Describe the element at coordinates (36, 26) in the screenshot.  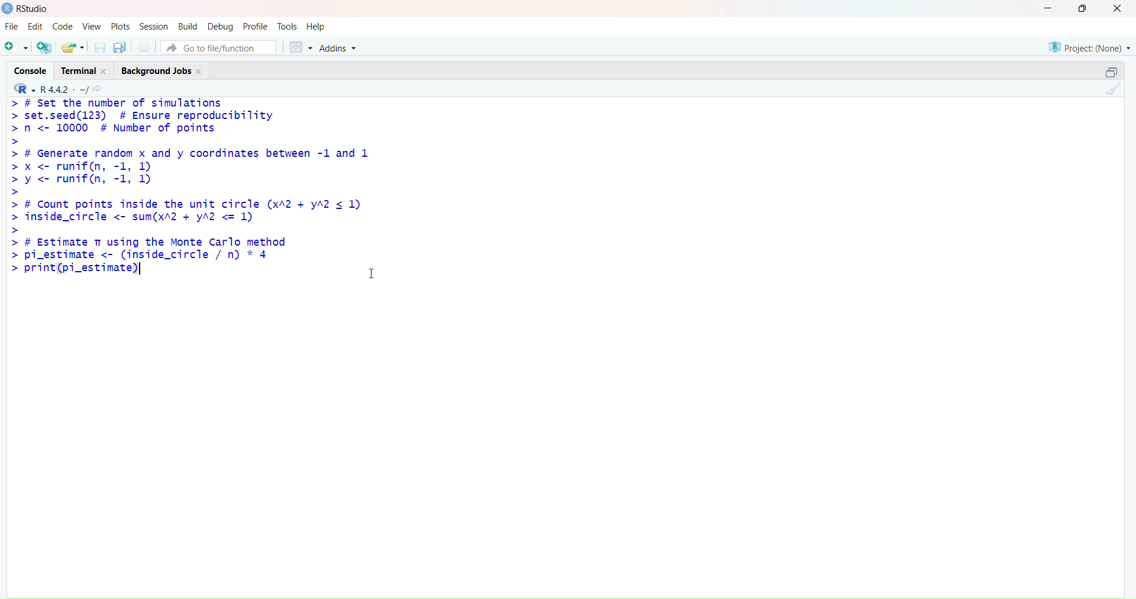
I see `Edit` at that location.